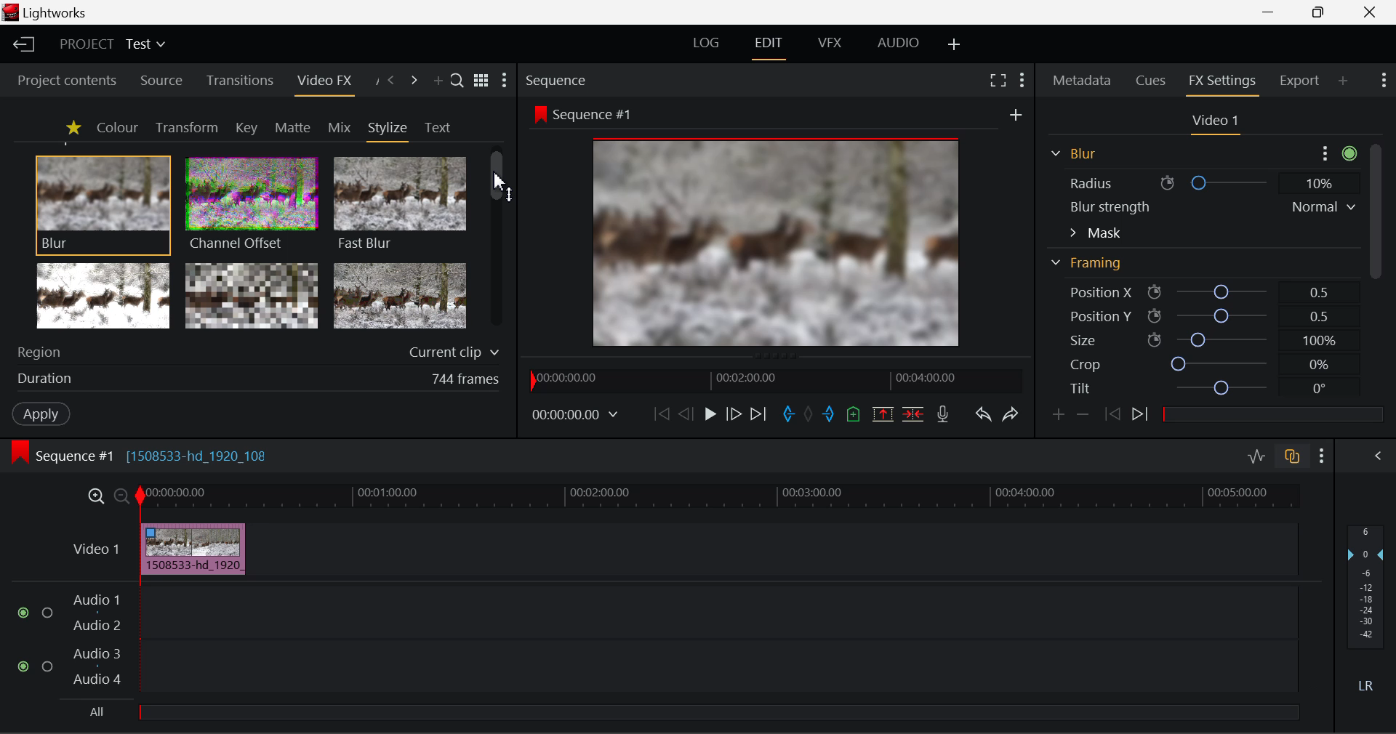 The height and width of the screenshot is (734, 1396). I want to click on Timeline Zoom Out, so click(121, 495).